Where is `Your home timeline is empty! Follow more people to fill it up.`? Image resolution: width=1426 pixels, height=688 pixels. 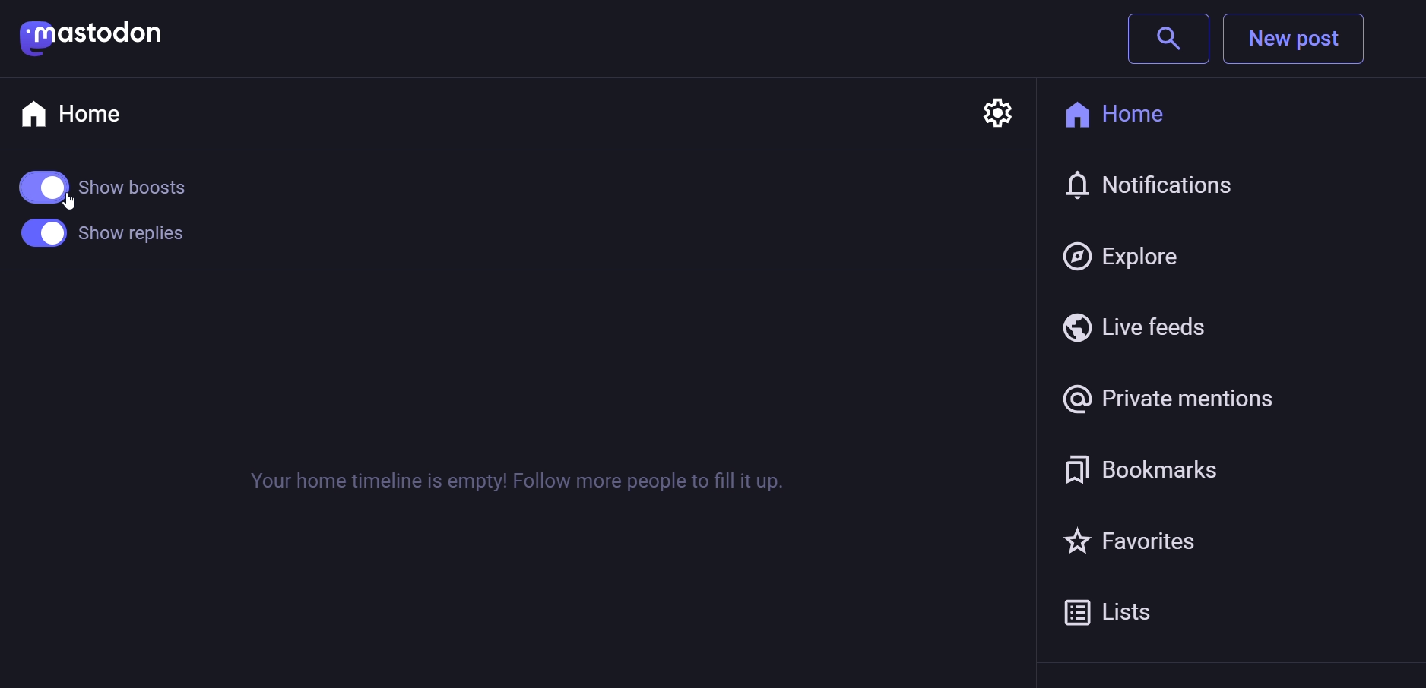 Your home timeline is empty! Follow more people to fill it up. is located at coordinates (518, 481).